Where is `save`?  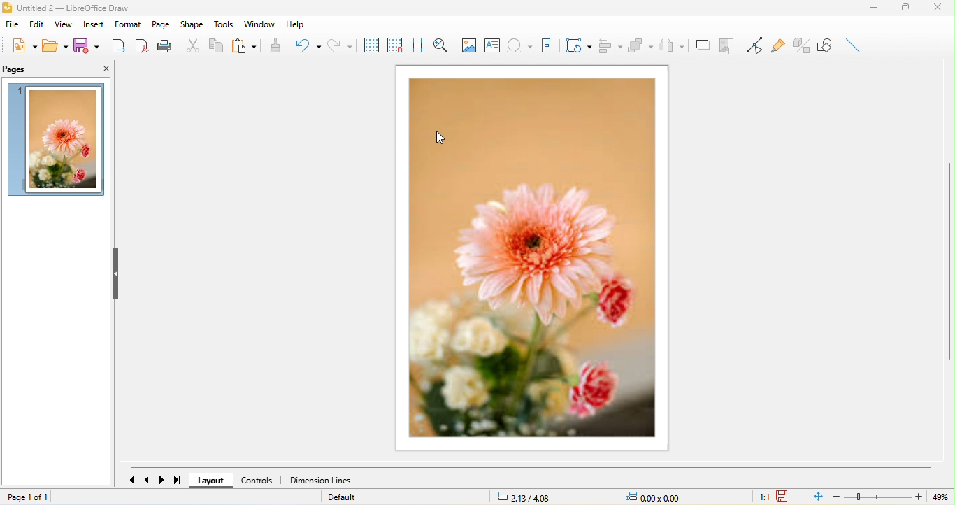 save is located at coordinates (85, 45).